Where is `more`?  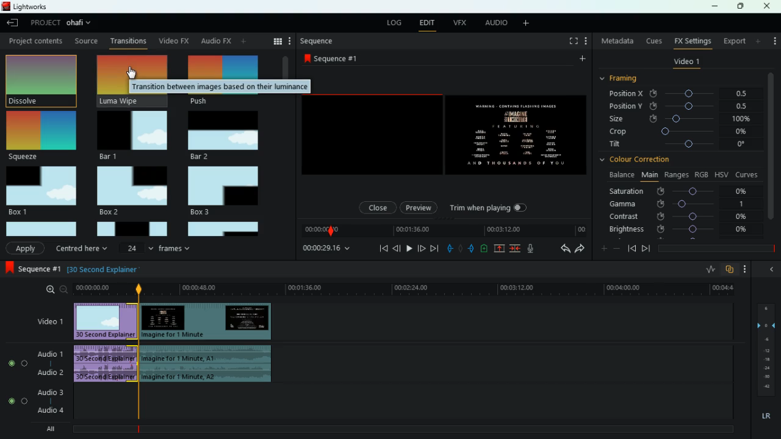
more is located at coordinates (759, 41).